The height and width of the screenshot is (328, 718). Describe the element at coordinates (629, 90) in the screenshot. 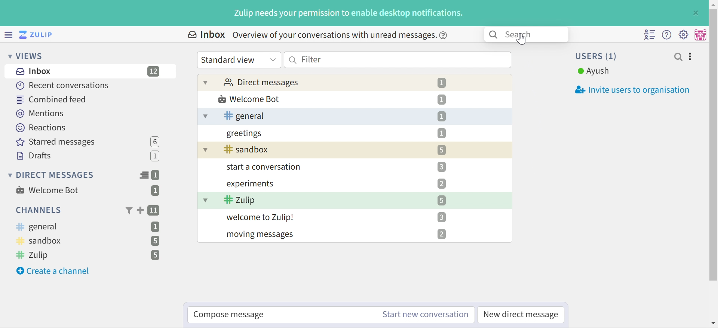

I see `Invite users to organisation` at that location.